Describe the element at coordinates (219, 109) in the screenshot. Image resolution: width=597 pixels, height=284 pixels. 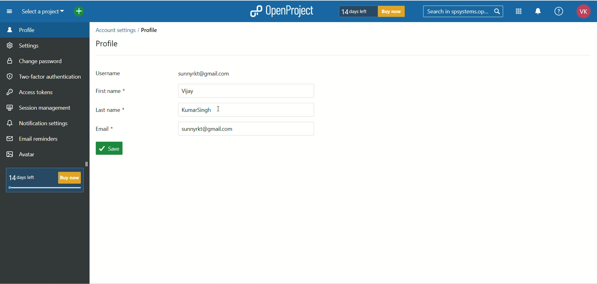
I see `cursor` at that location.